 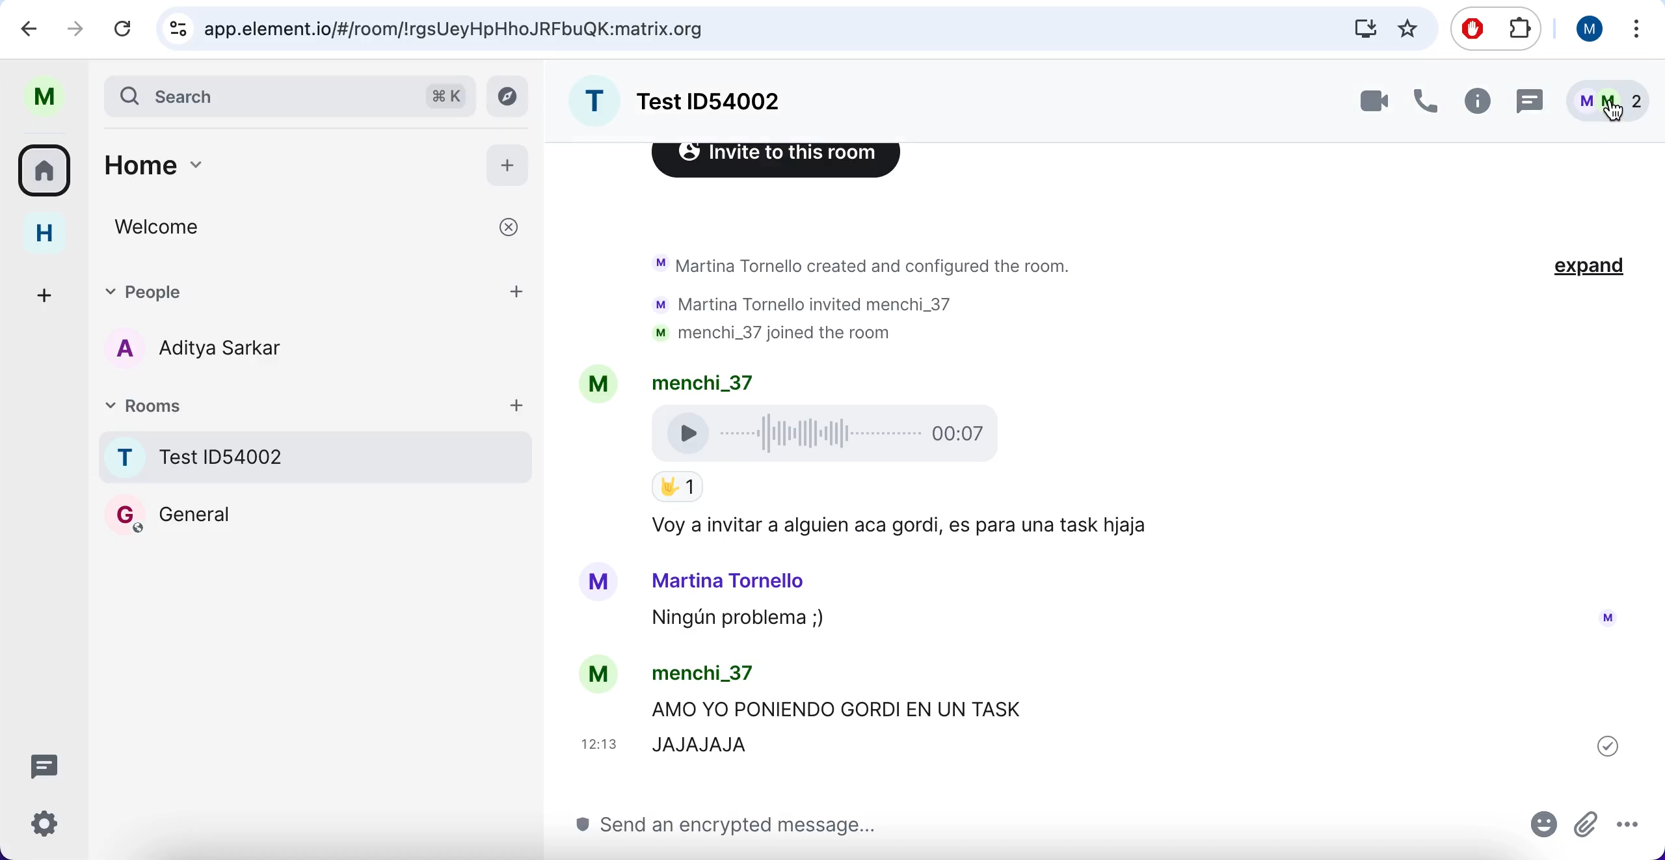 What do you see at coordinates (1518, 32) in the screenshot?
I see `extensioms` at bounding box center [1518, 32].